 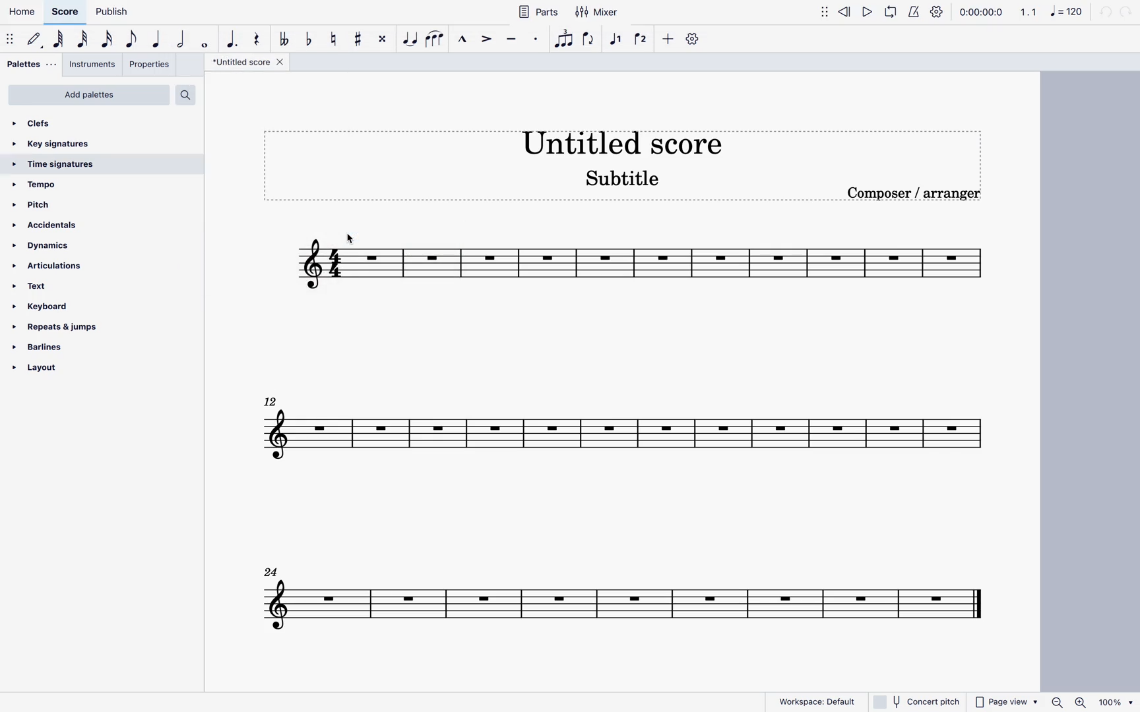 I want to click on augmentat, so click(x=230, y=42).